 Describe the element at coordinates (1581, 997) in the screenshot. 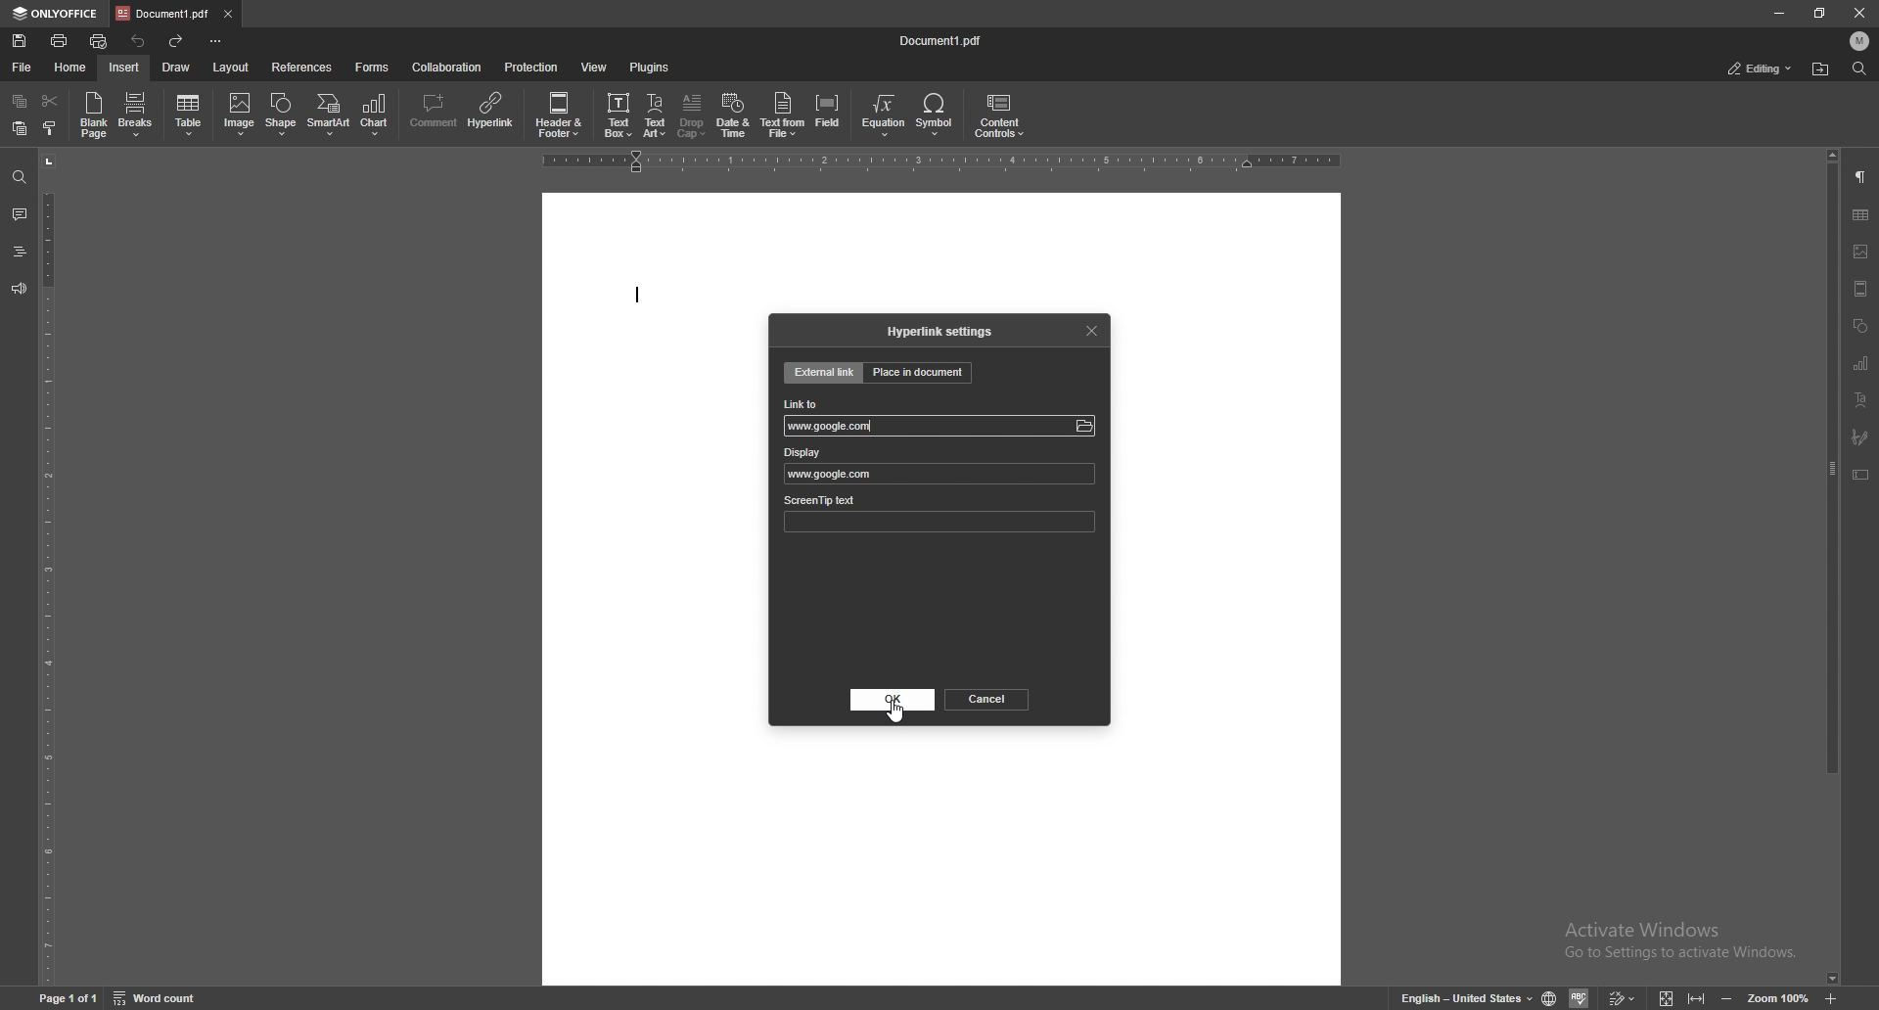

I see `spell check` at that location.